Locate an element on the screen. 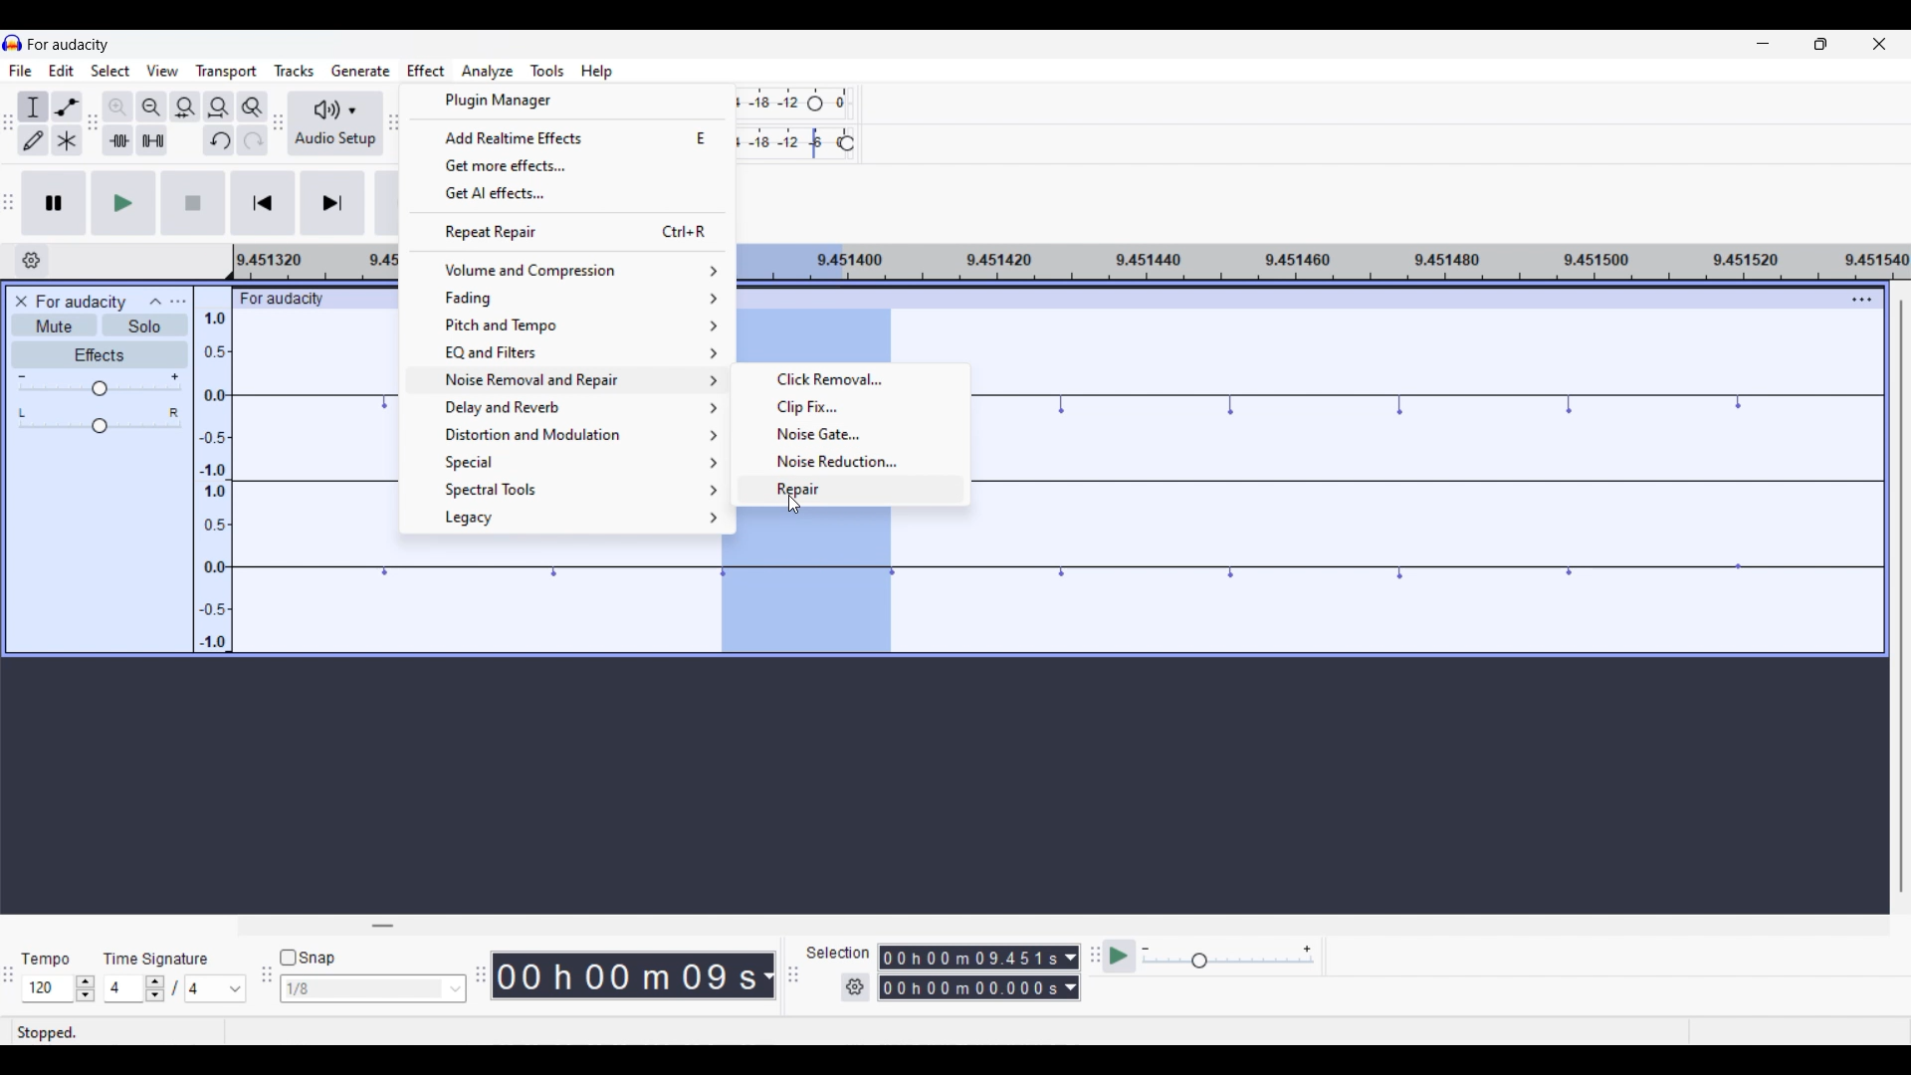 The height and width of the screenshot is (1075, 1911). Fit project to width is located at coordinates (219, 107).